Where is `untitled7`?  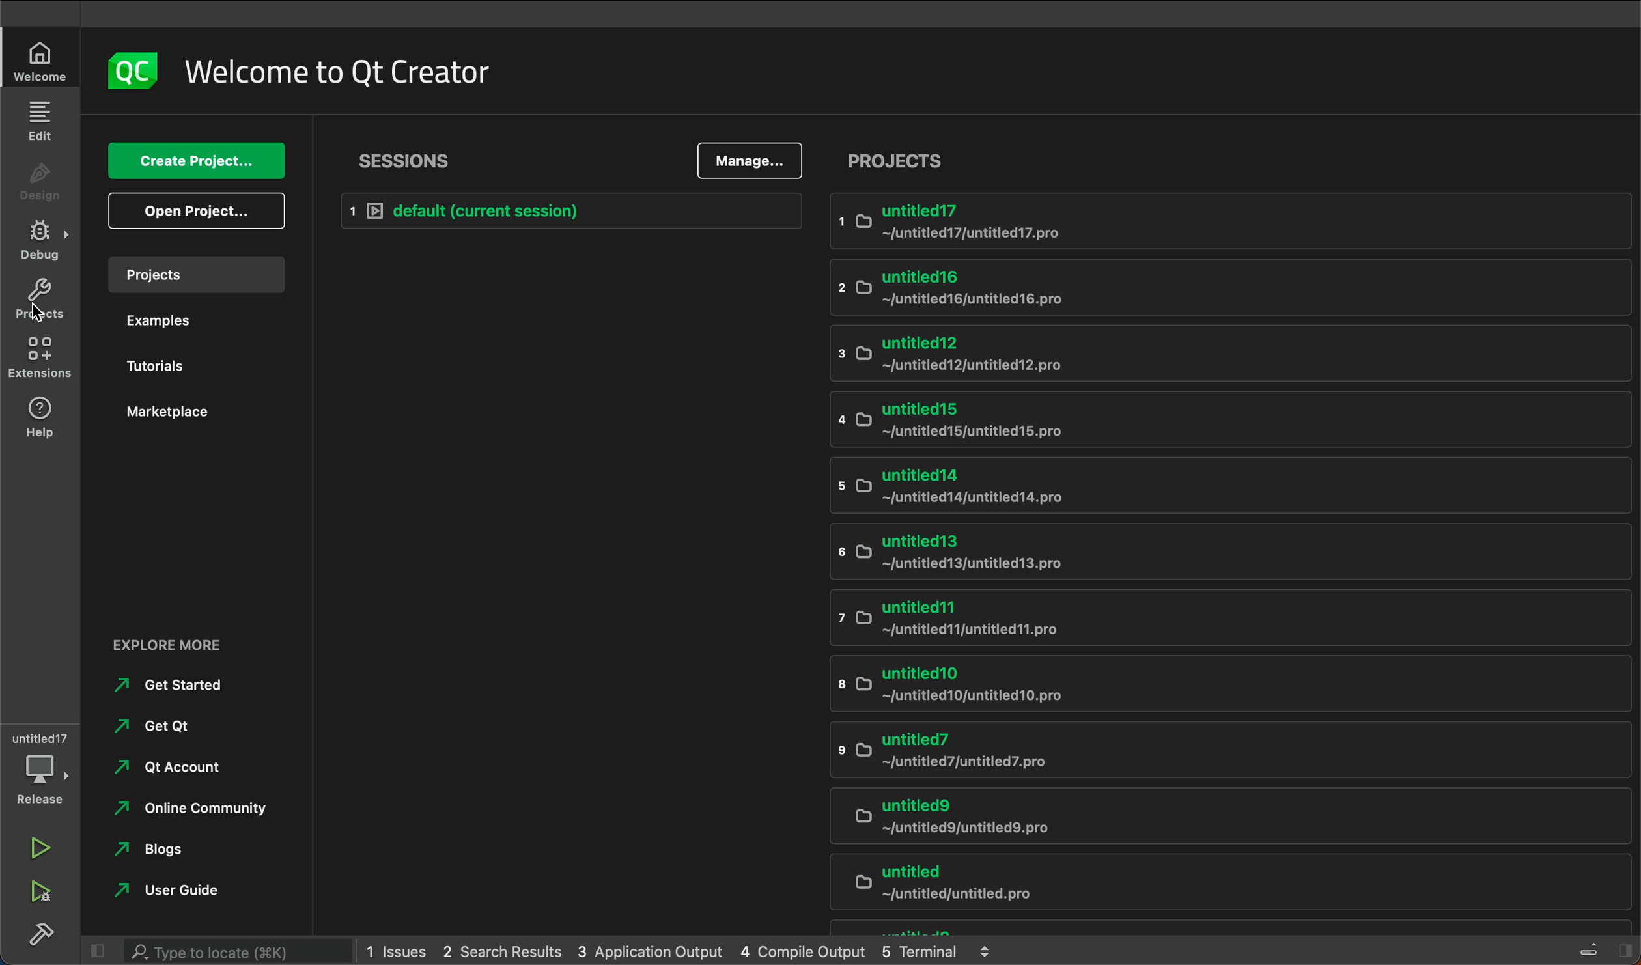 untitled7 is located at coordinates (1205, 749).